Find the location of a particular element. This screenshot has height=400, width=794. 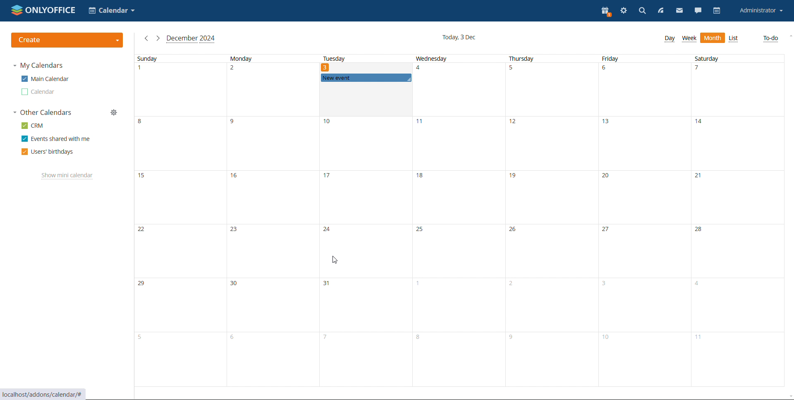

manage is located at coordinates (116, 112).